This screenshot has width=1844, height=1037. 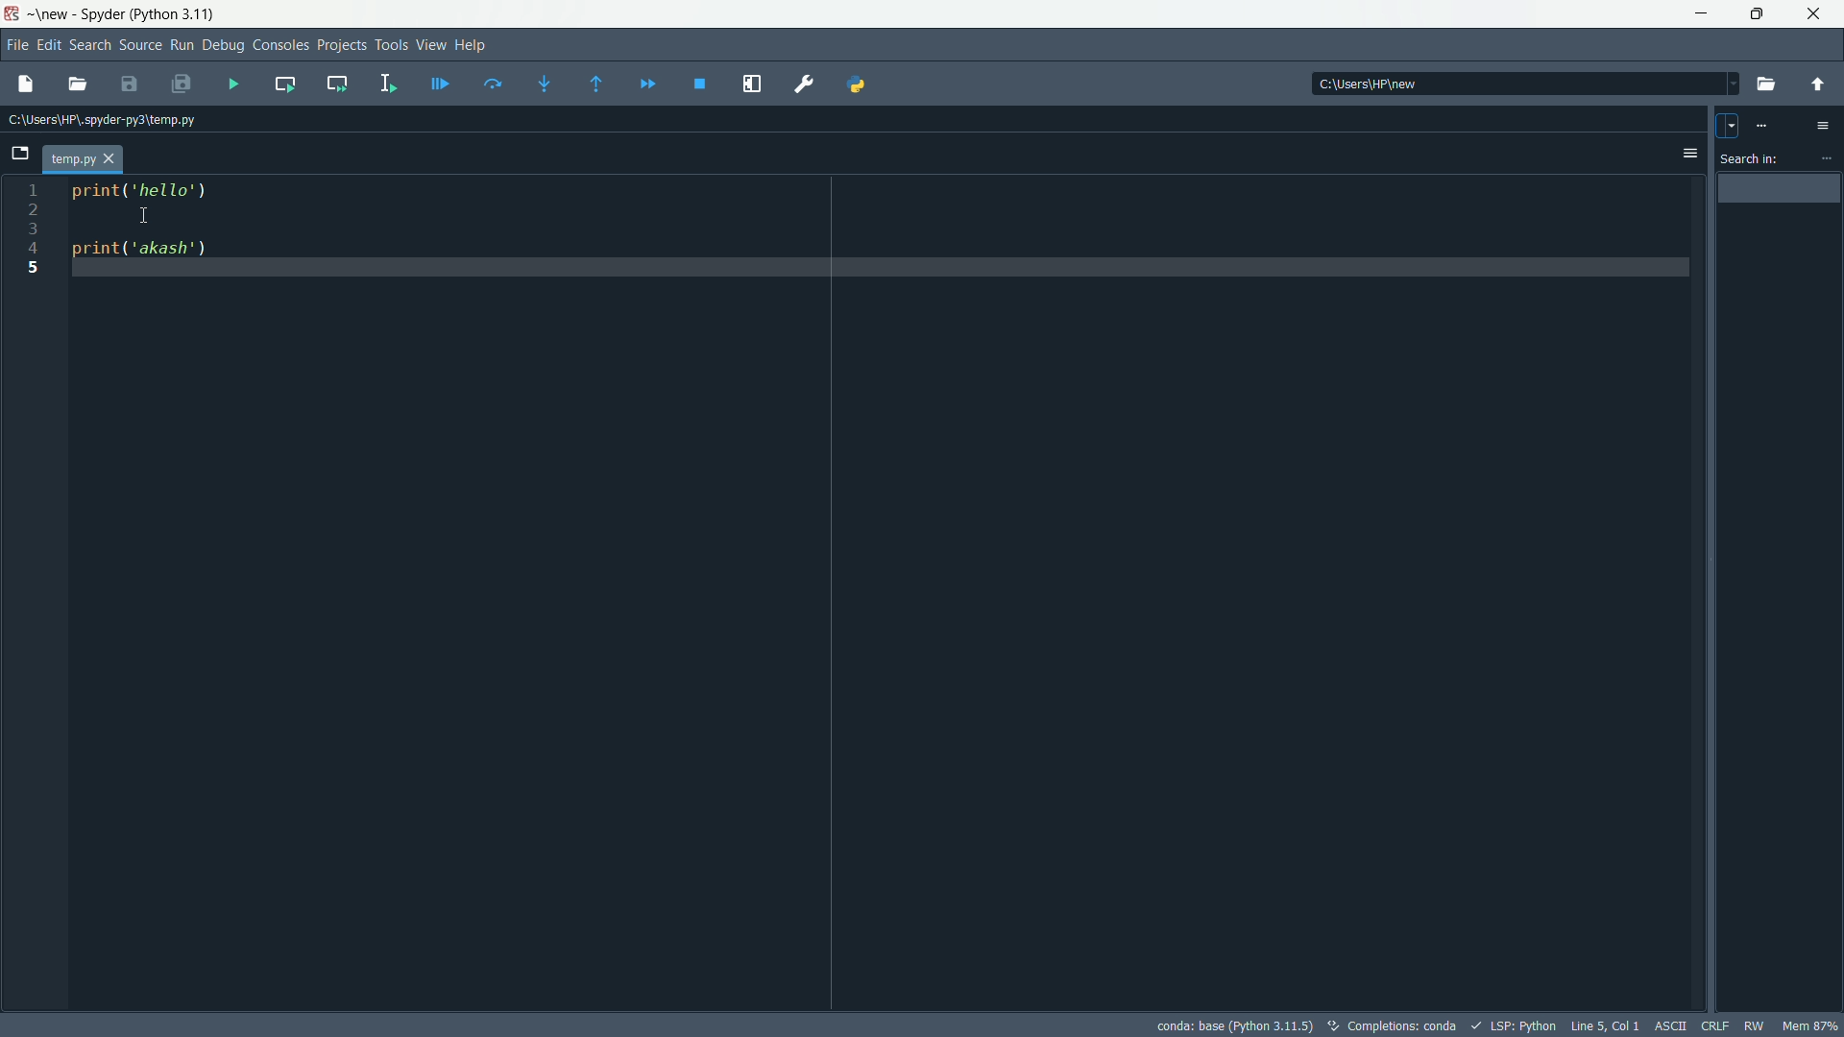 I want to click on close app, so click(x=1820, y=14).